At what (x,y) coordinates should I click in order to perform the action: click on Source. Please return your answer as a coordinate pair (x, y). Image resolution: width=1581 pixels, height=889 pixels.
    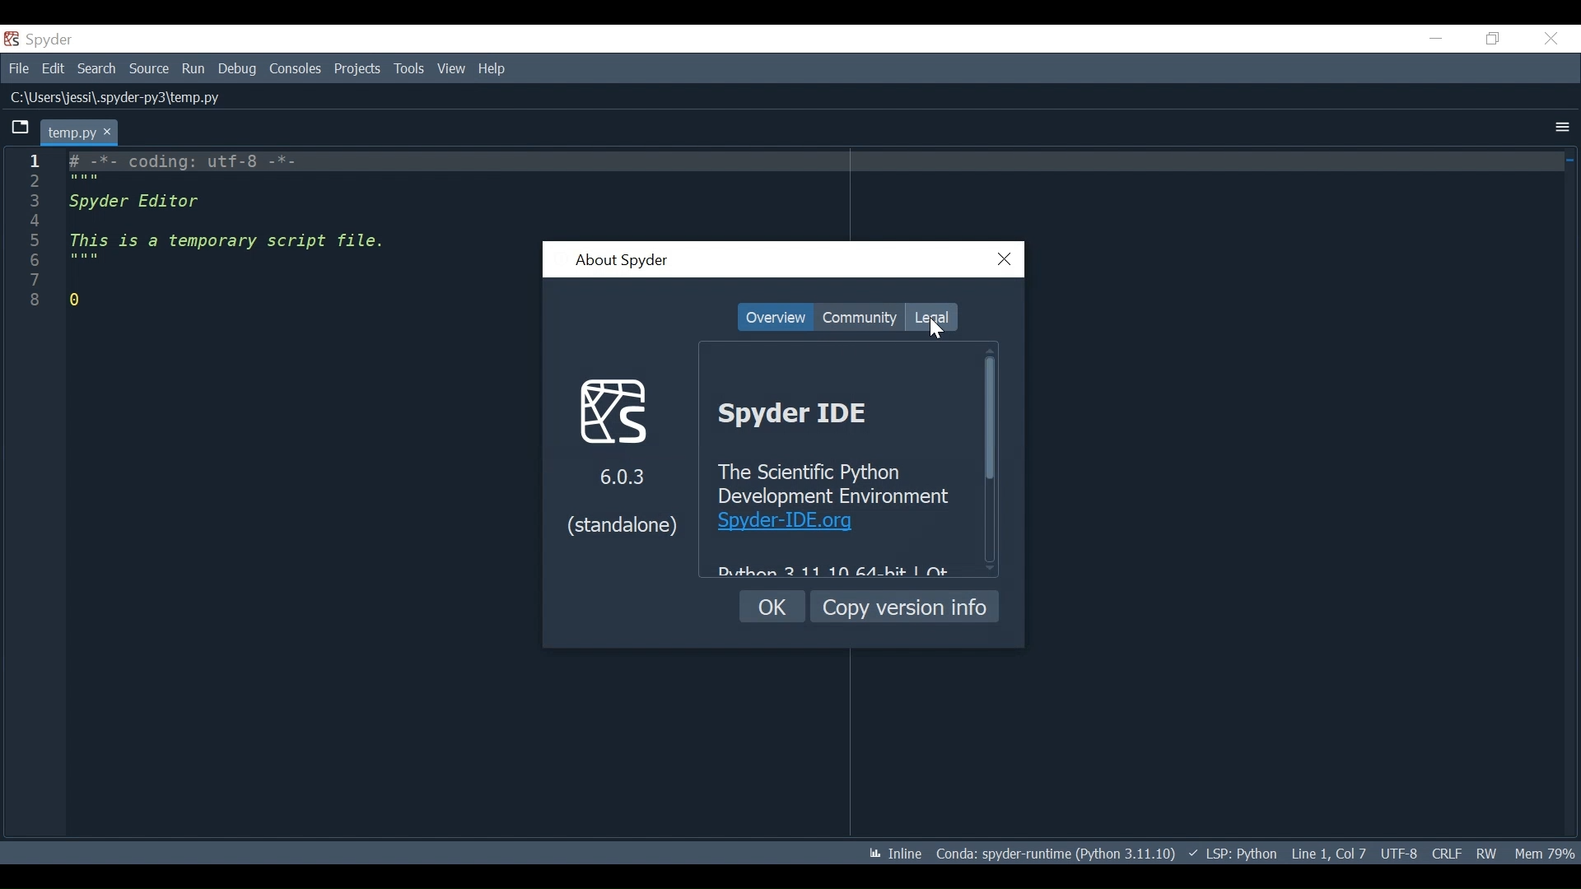
    Looking at the image, I should click on (149, 70).